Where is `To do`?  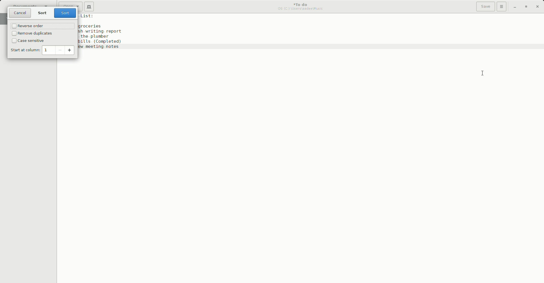
To do is located at coordinates (303, 7).